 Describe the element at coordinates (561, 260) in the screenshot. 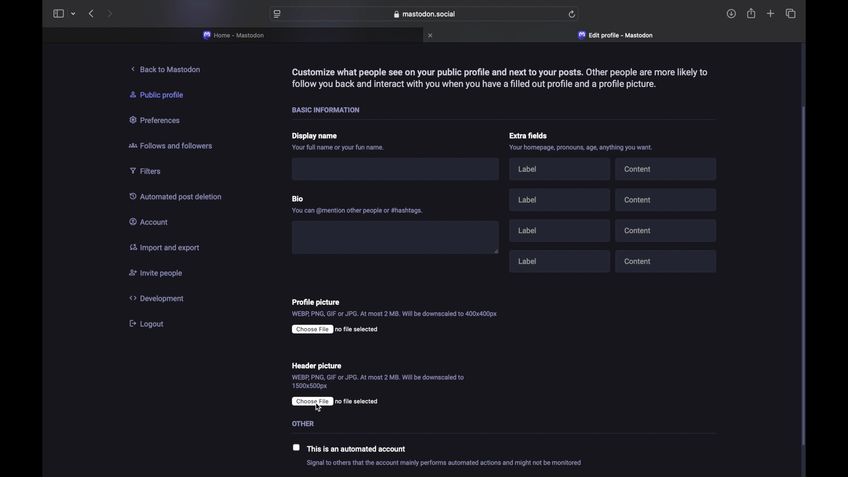

I see `label` at that location.